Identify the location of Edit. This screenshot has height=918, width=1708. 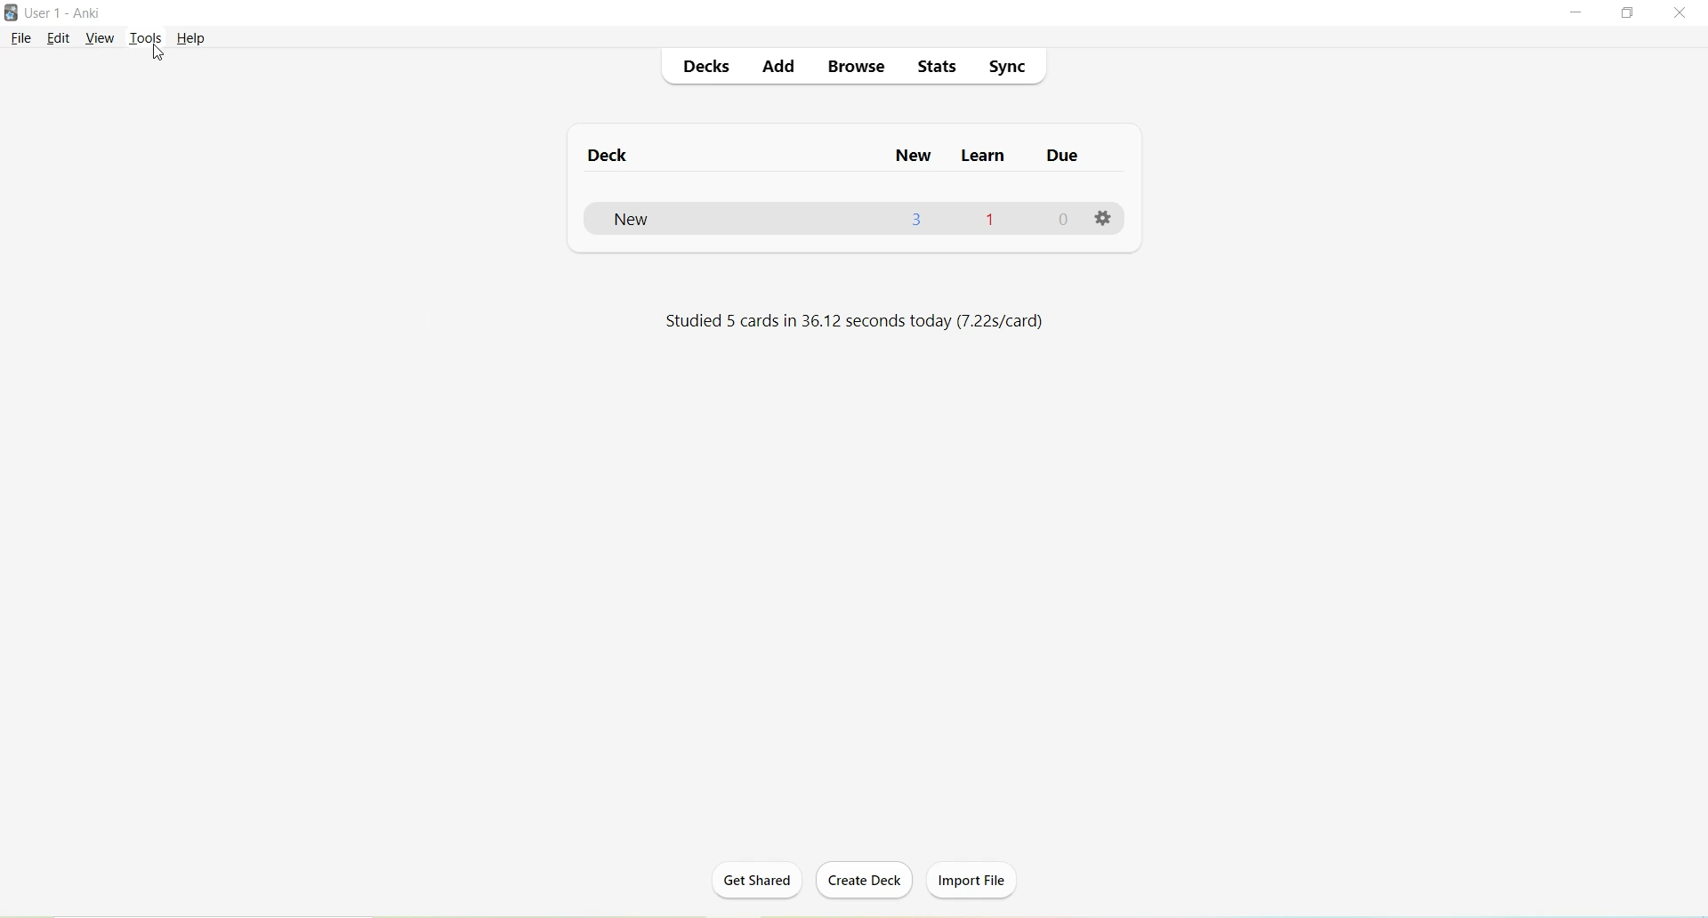
(61, 38).